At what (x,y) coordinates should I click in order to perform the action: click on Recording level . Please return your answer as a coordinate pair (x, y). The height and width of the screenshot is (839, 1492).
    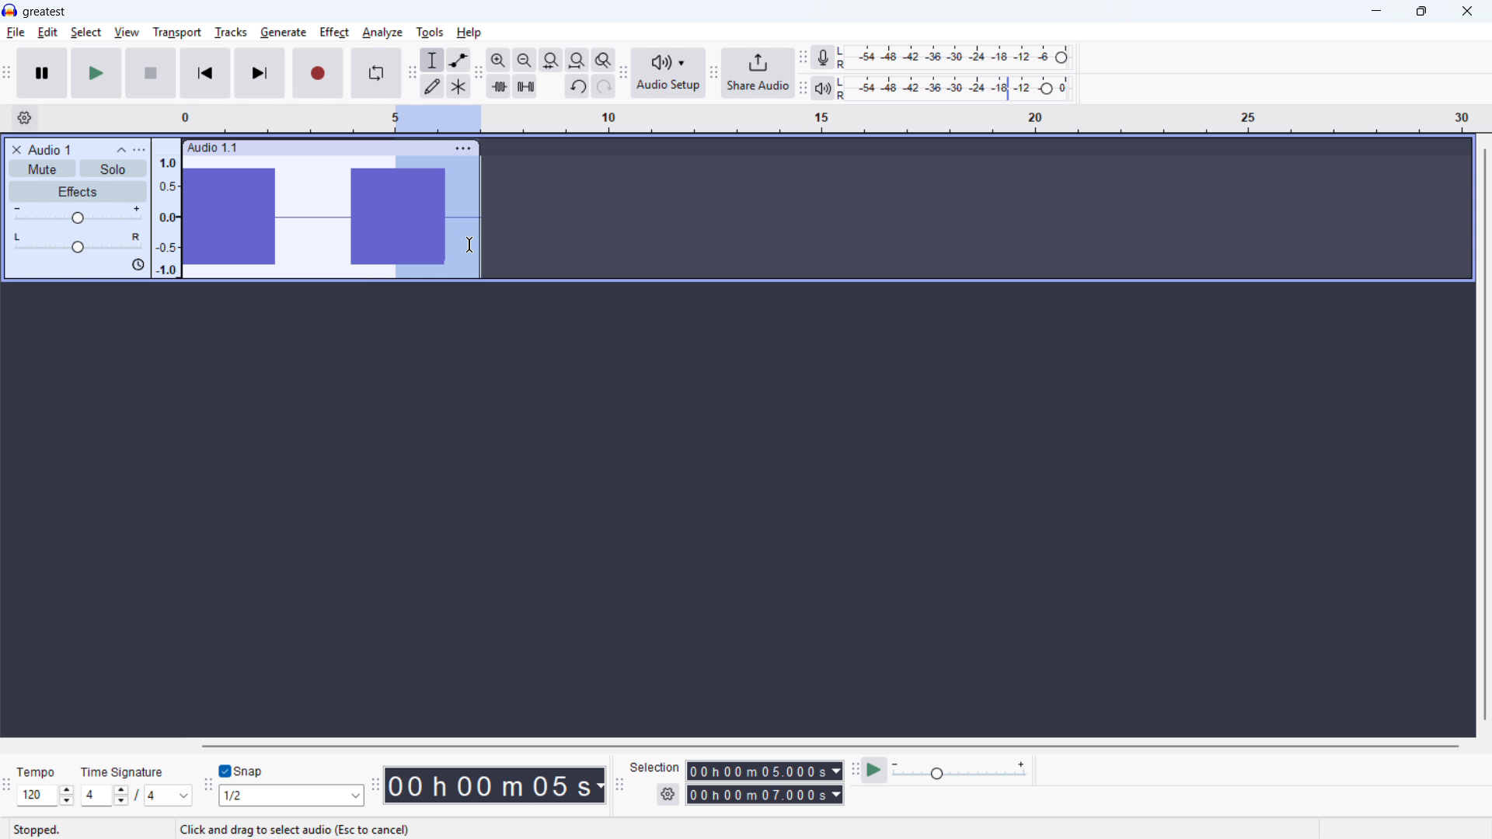
    Looking at the image, I should click on (958, 57).